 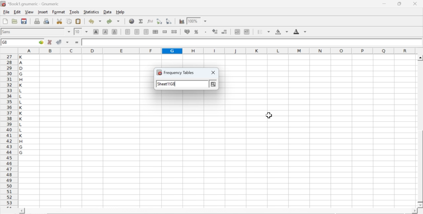 I want to click on view, so click(x=29, y=12).